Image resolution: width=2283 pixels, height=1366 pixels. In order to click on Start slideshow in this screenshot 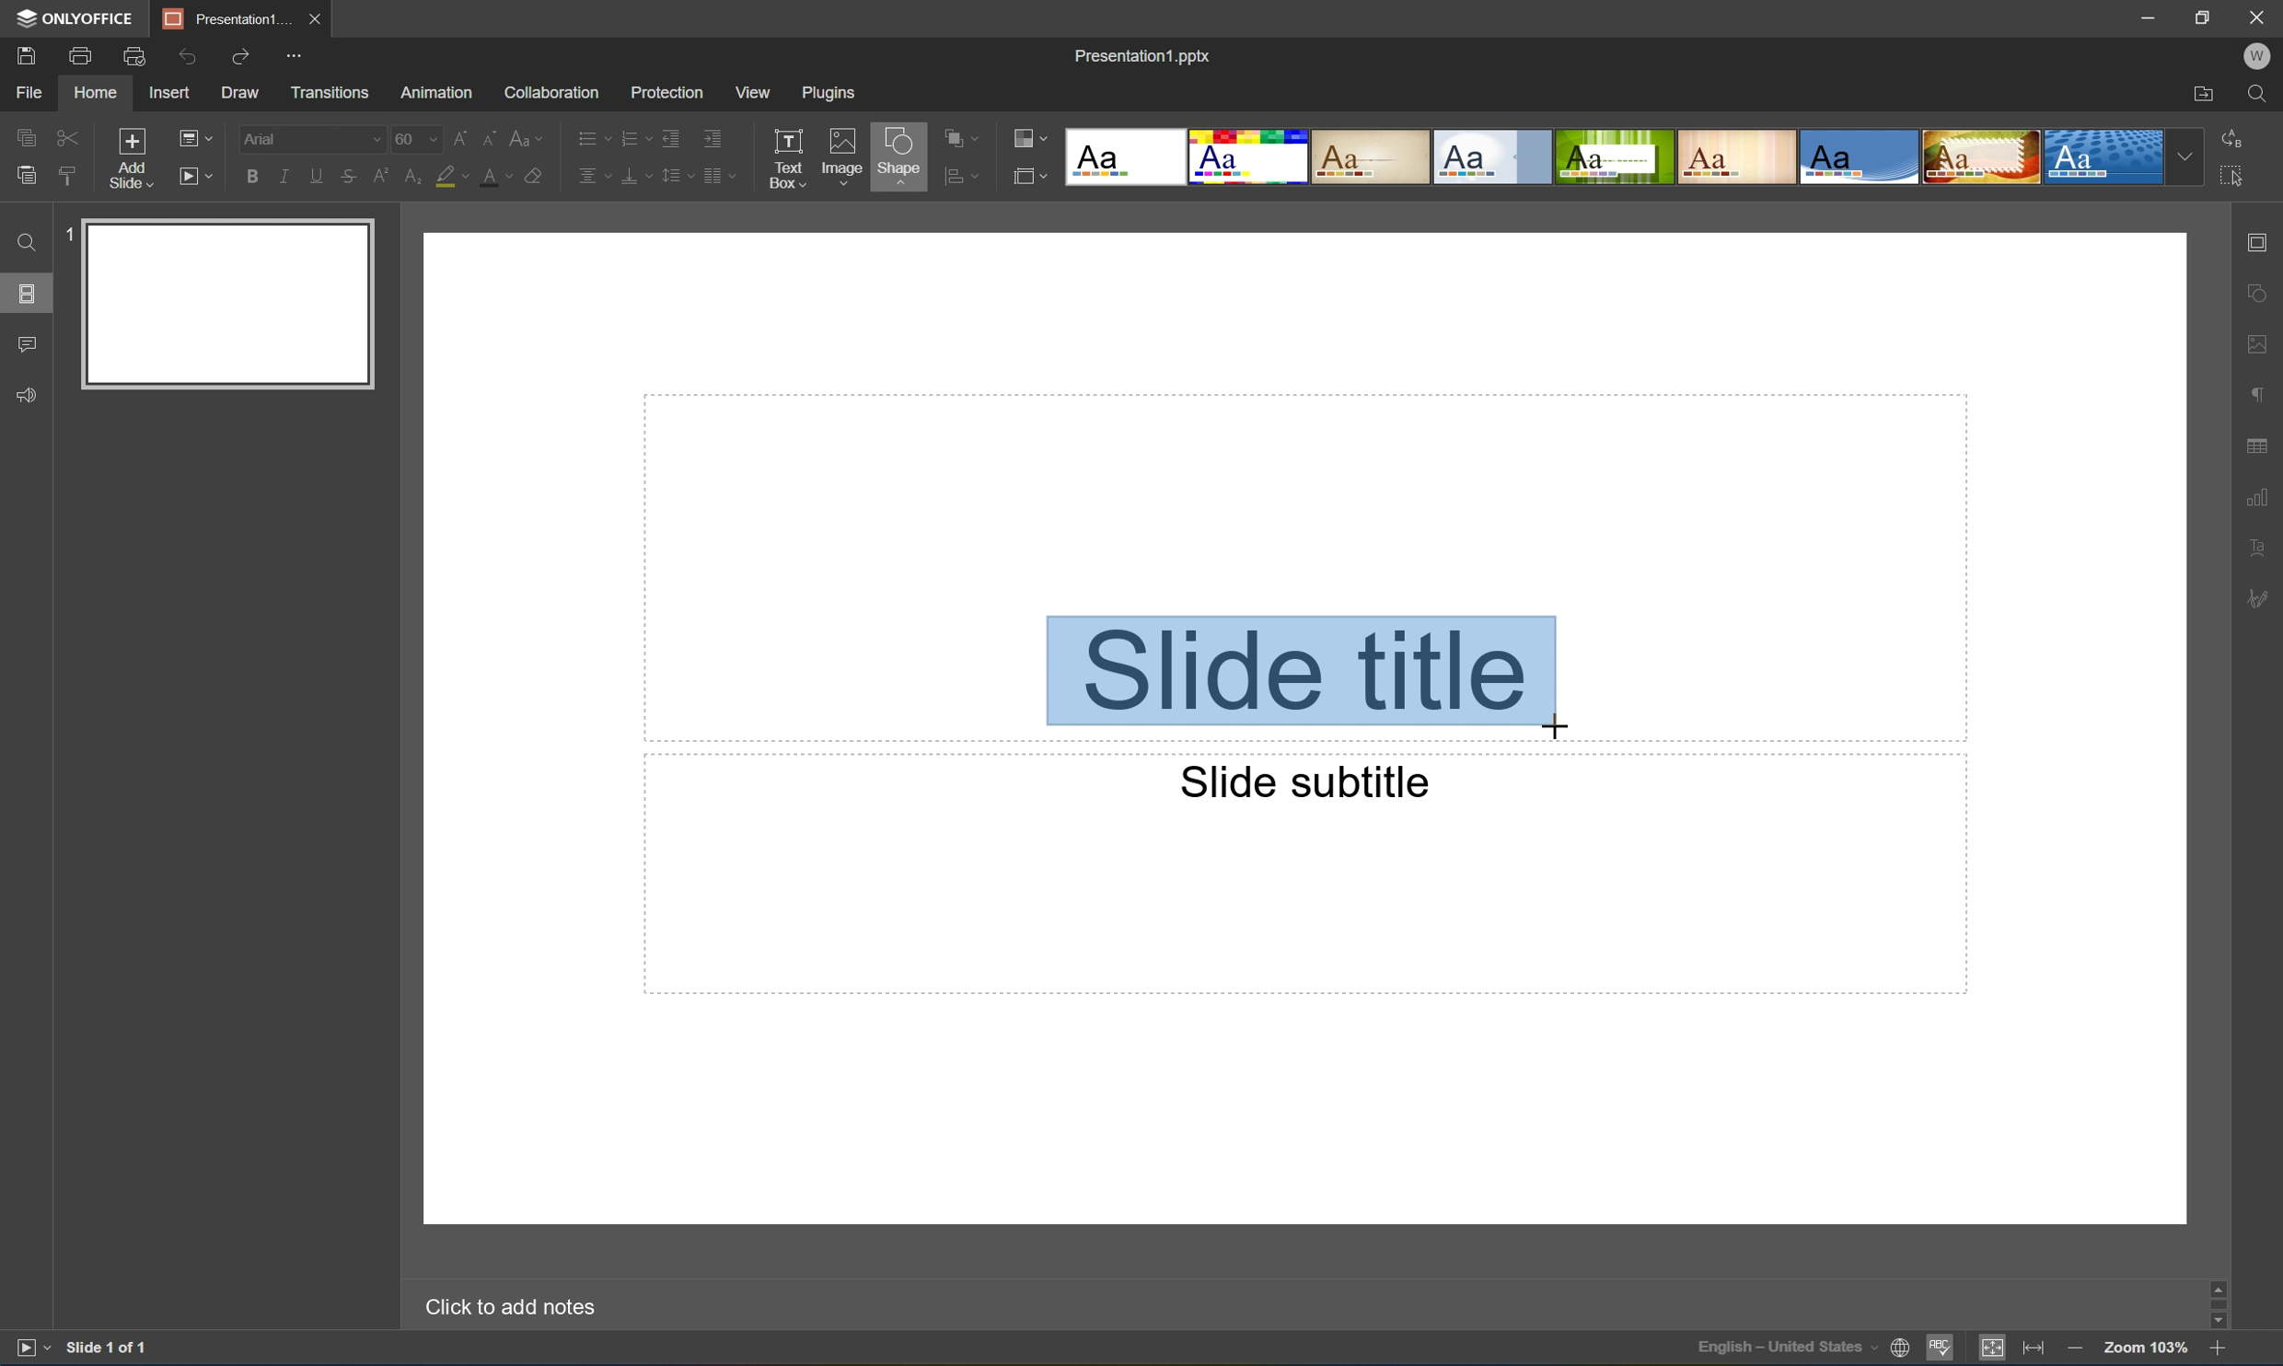, I will do `click(27, 1351)`.